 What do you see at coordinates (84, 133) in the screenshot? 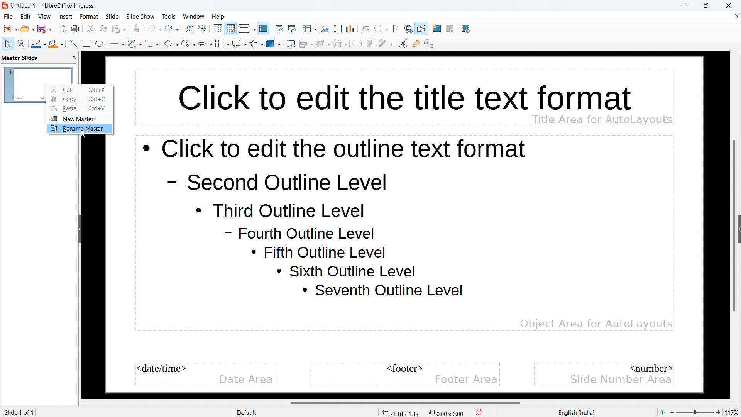
I see `cursor` at bounding box center [84, 133].